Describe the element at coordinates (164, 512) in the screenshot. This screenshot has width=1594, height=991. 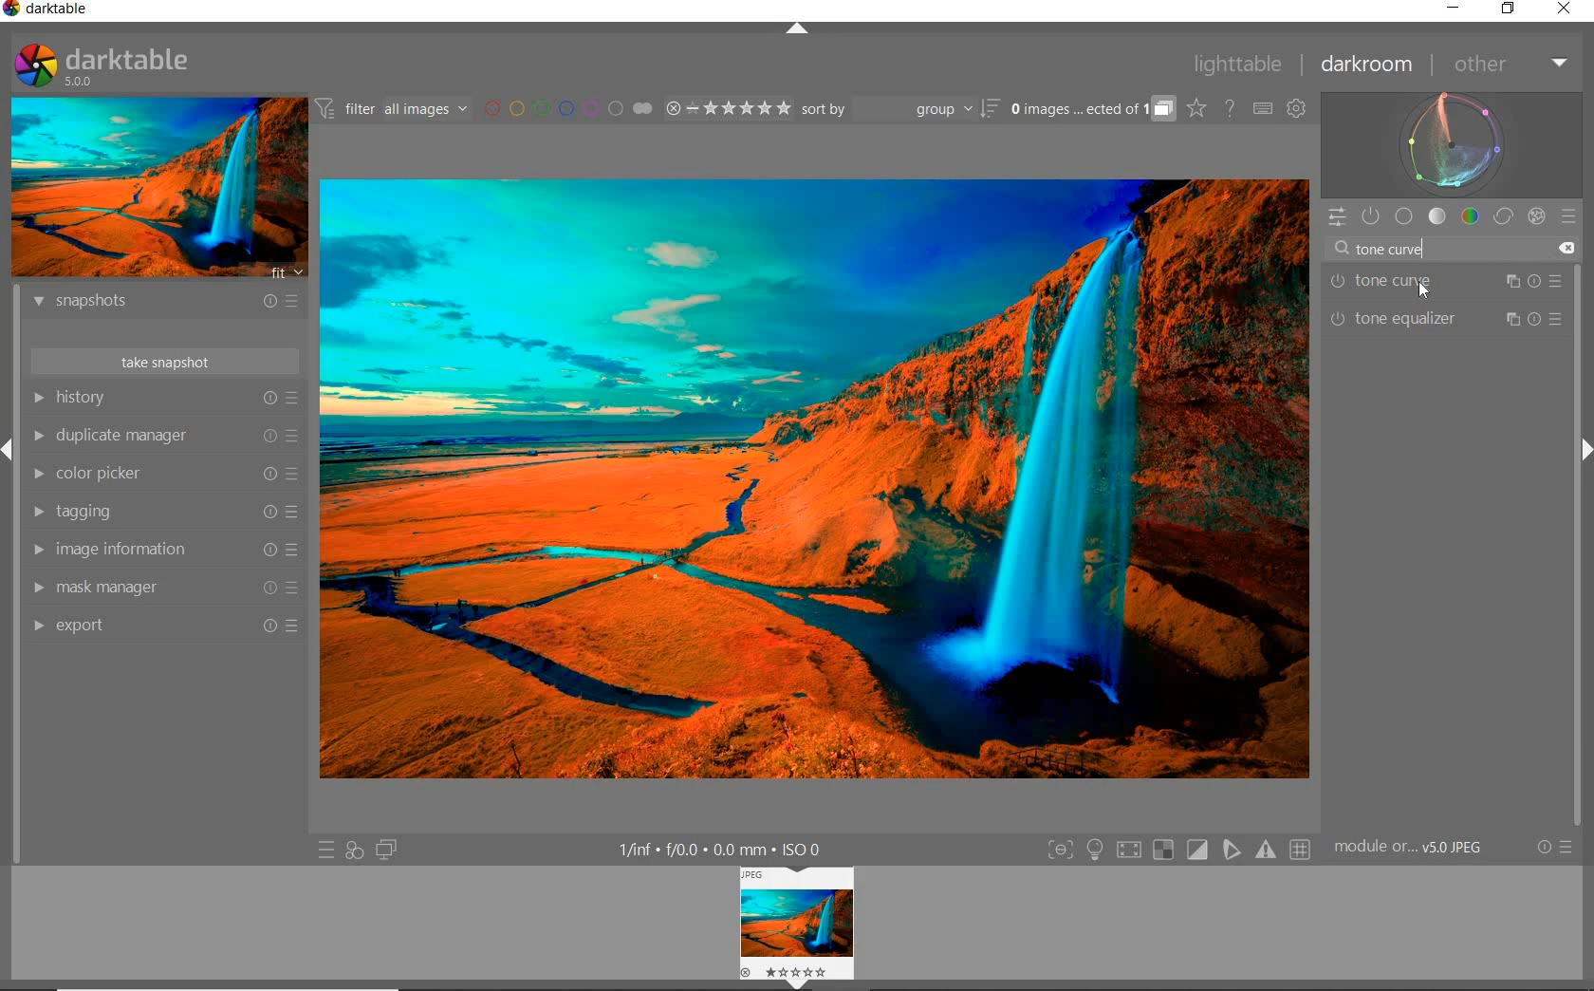
I see `tagging` at that location.